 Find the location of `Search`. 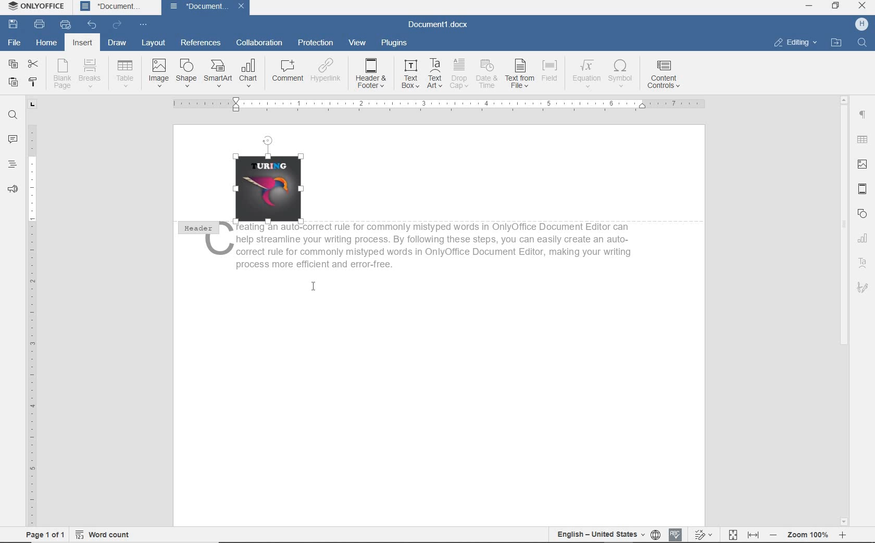

Search is located at coordinates (861, 42).